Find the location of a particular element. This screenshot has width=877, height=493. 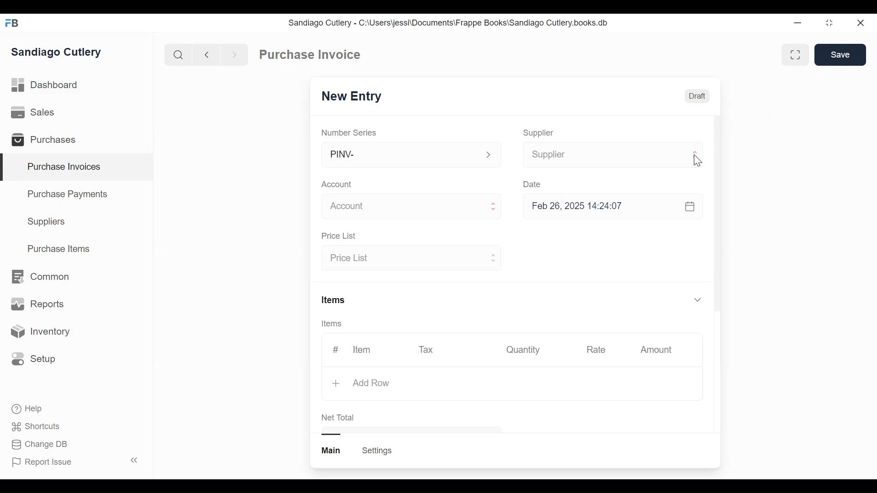

Purchases is located at coordinates (48, 141).